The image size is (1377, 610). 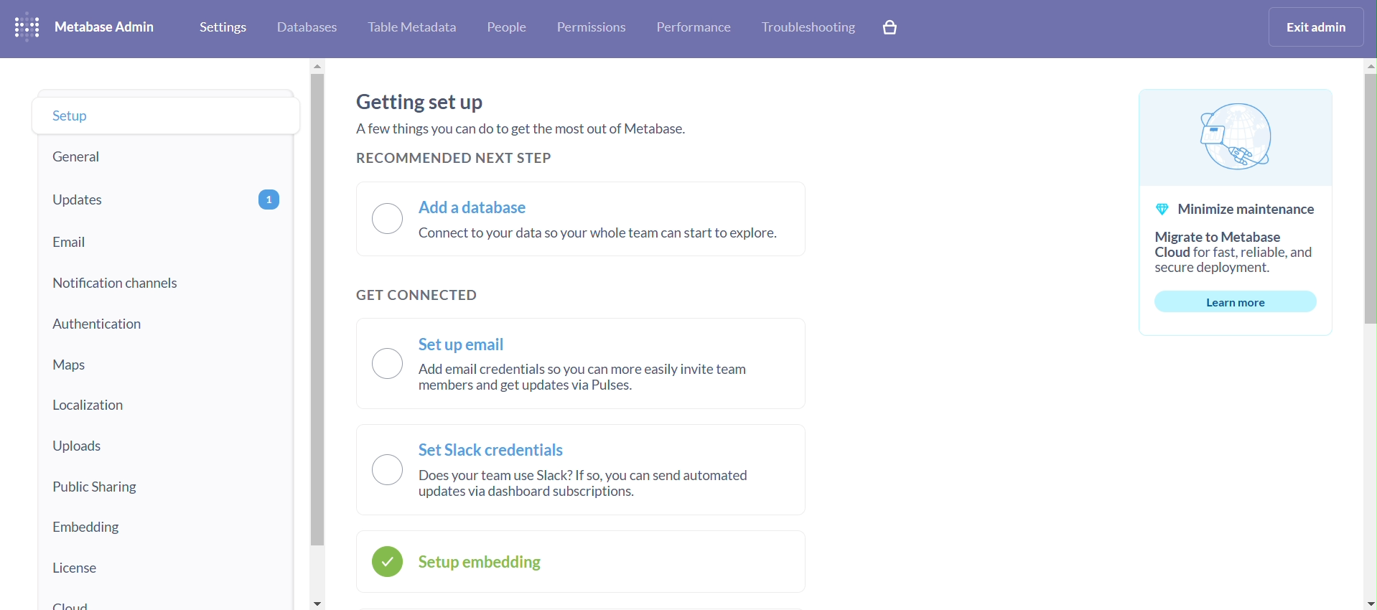 I want to click on settings, so click(x=223, y=29).